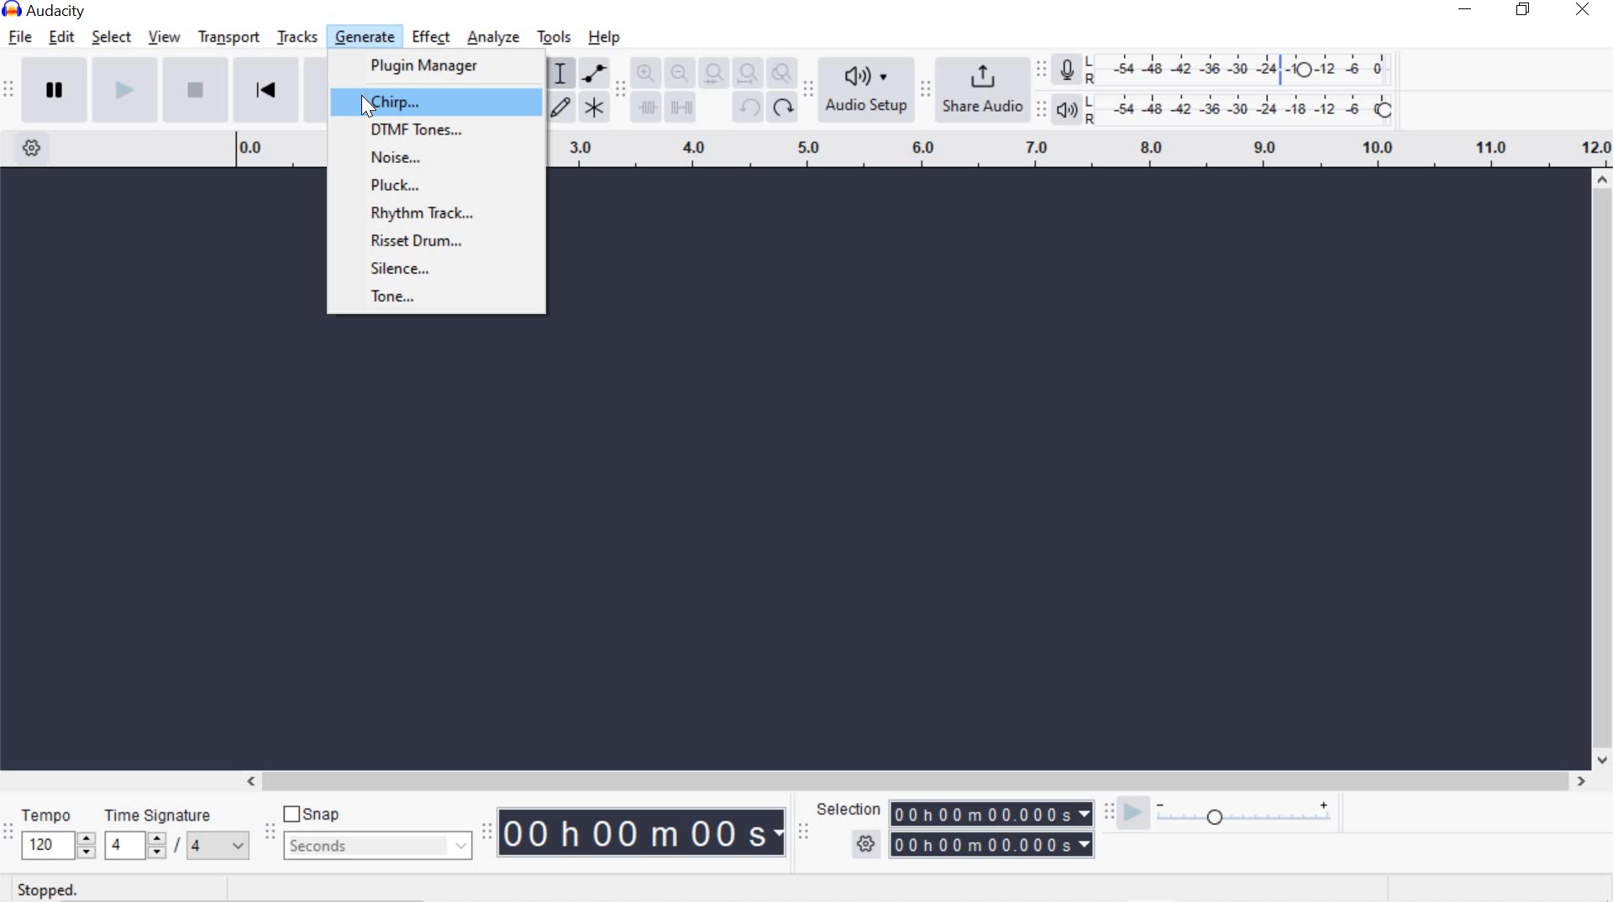 The height and width of the screenshot is (902, 1613). I want to click on Play-at-speed toolbar, so click(1113, 814).